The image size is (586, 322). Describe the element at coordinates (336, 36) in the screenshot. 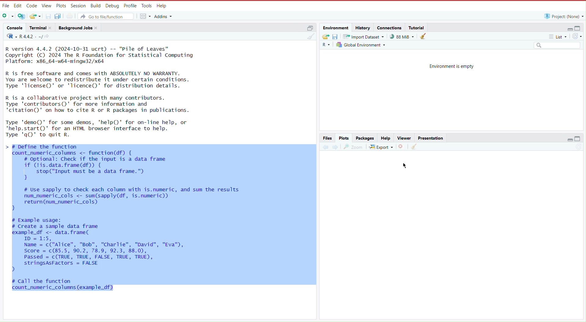

I see `Save workspace as` at that location.